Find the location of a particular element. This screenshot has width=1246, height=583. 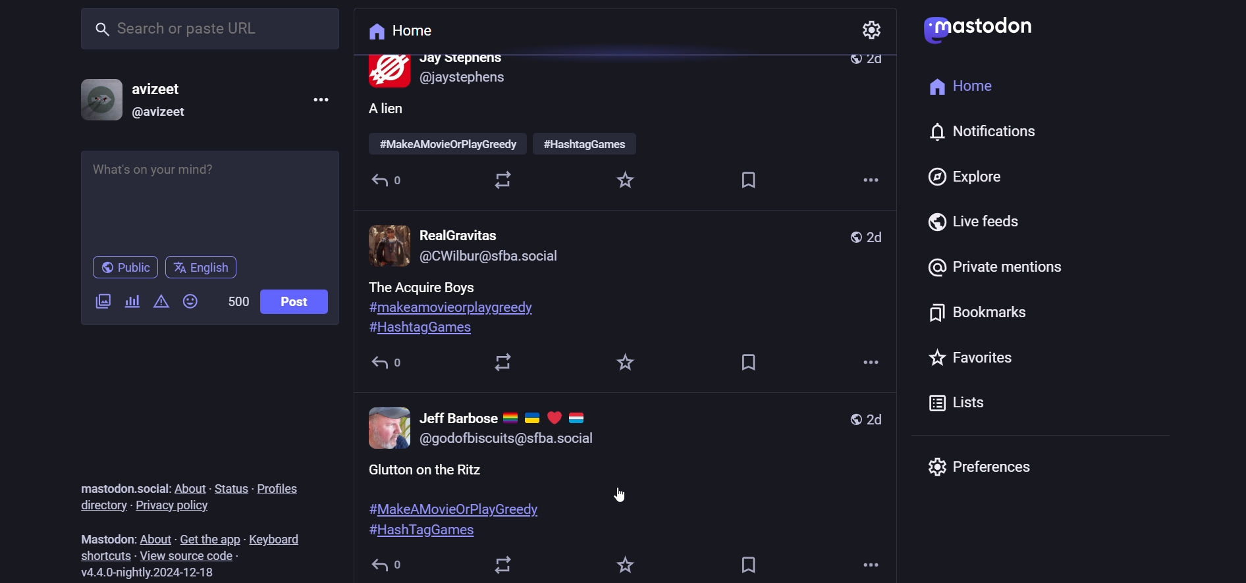

version is located at coordinates (144, 573).